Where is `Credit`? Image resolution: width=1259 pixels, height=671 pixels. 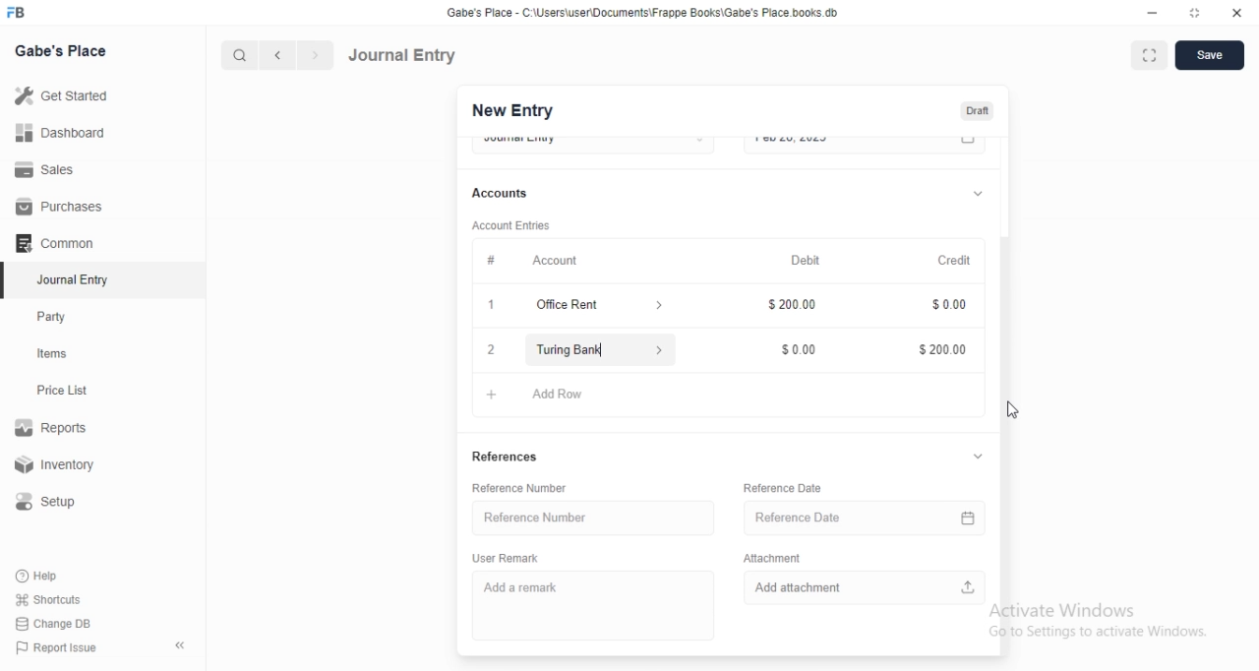 Credit is located at coordinates (954, 260).